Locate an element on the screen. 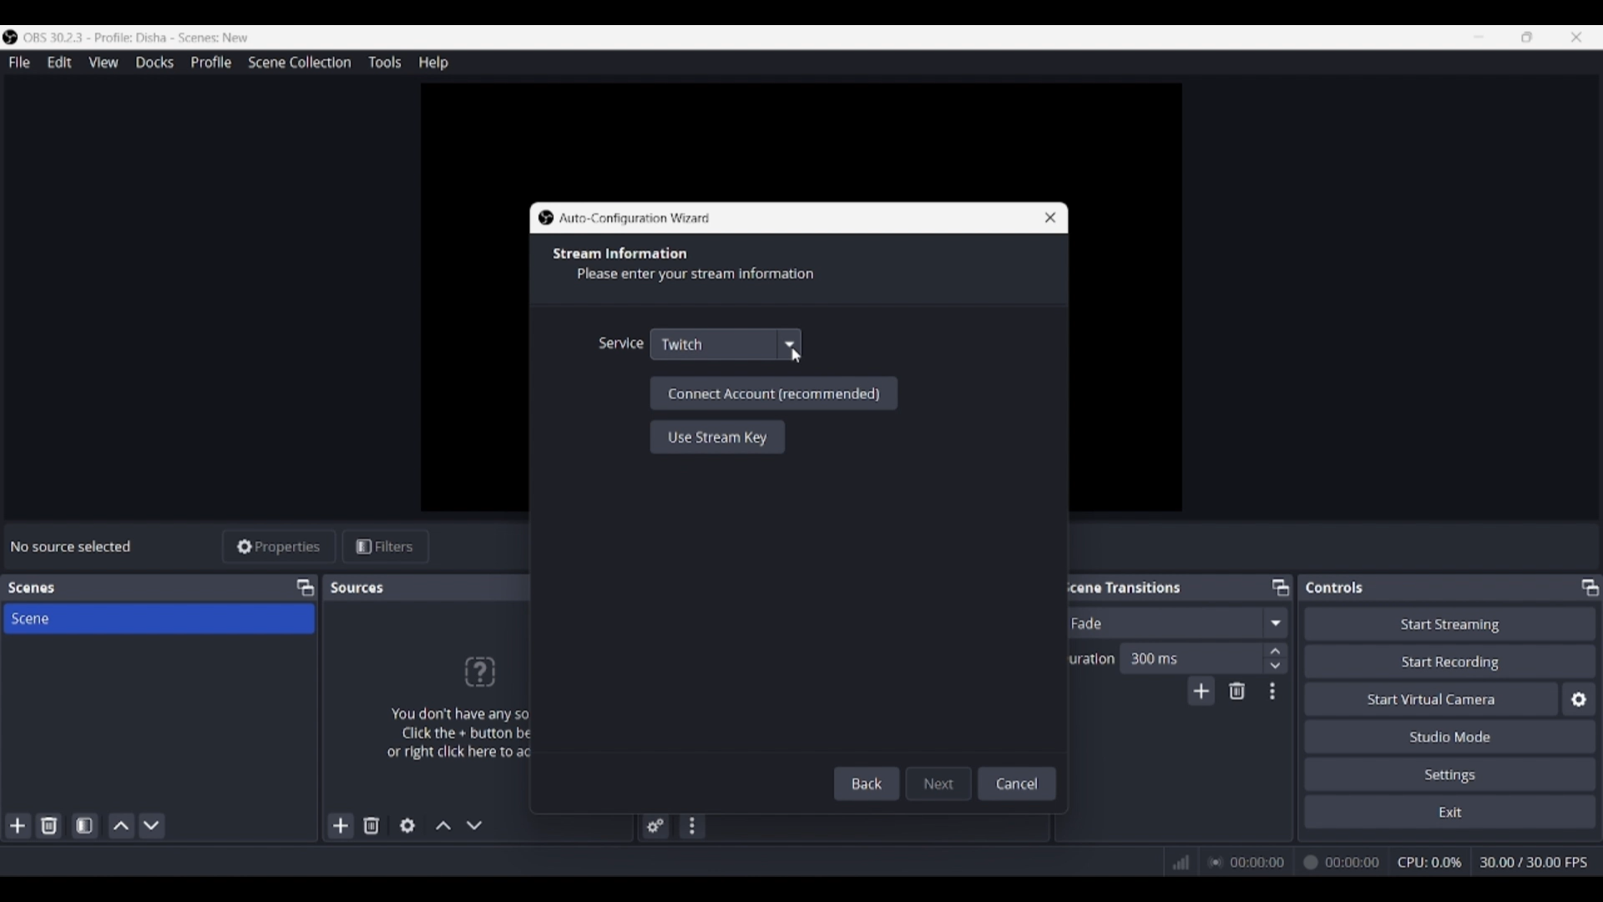 The image size is (1603, 902). Delete selected scene is located at coordinates (48, 825).